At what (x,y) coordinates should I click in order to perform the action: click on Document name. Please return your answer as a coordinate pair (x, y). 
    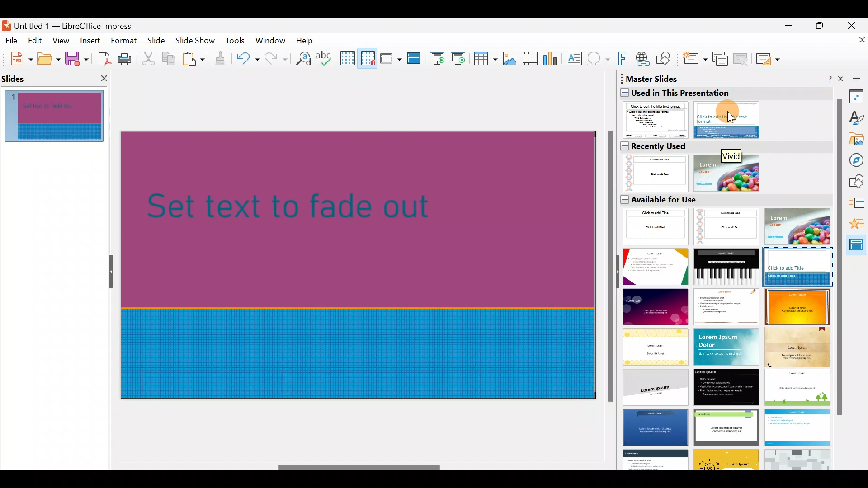
    Looking at the image, I should click on (74, 23).